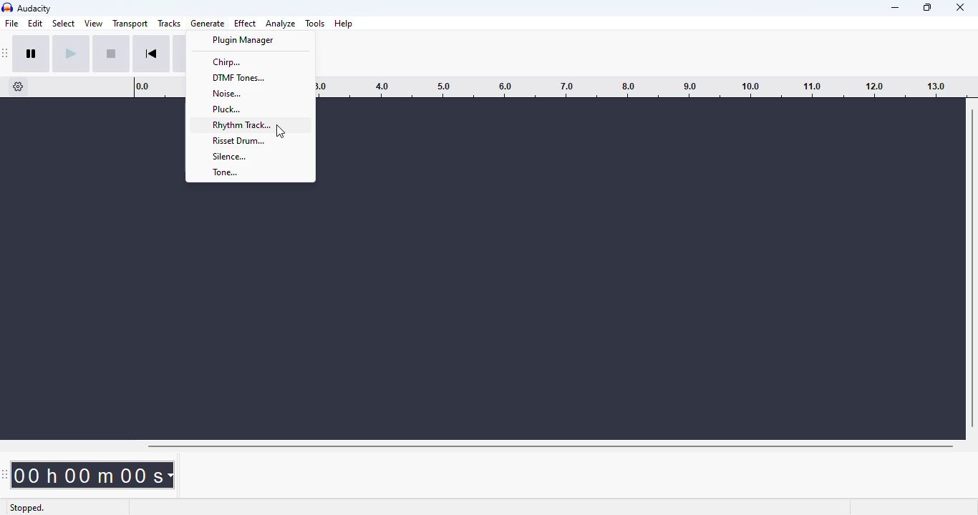 This screenshot has height=515, width=978. What do you see at coordinates (130, 24) in the screenshot?
I see `transport` at bounding box center [130, 24].